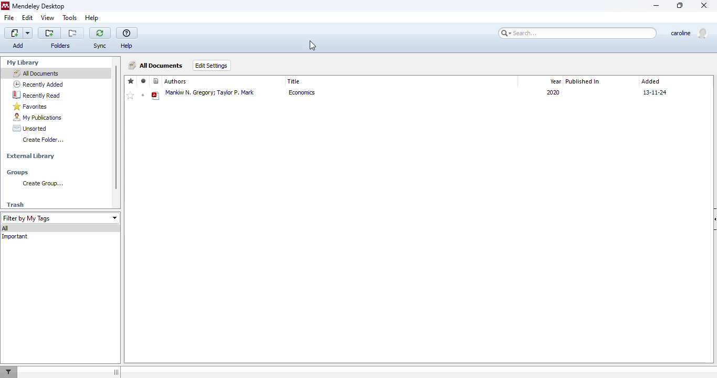  Describe the element at coordinates (70, 17) in the screenshot. I see `tools` at that location.